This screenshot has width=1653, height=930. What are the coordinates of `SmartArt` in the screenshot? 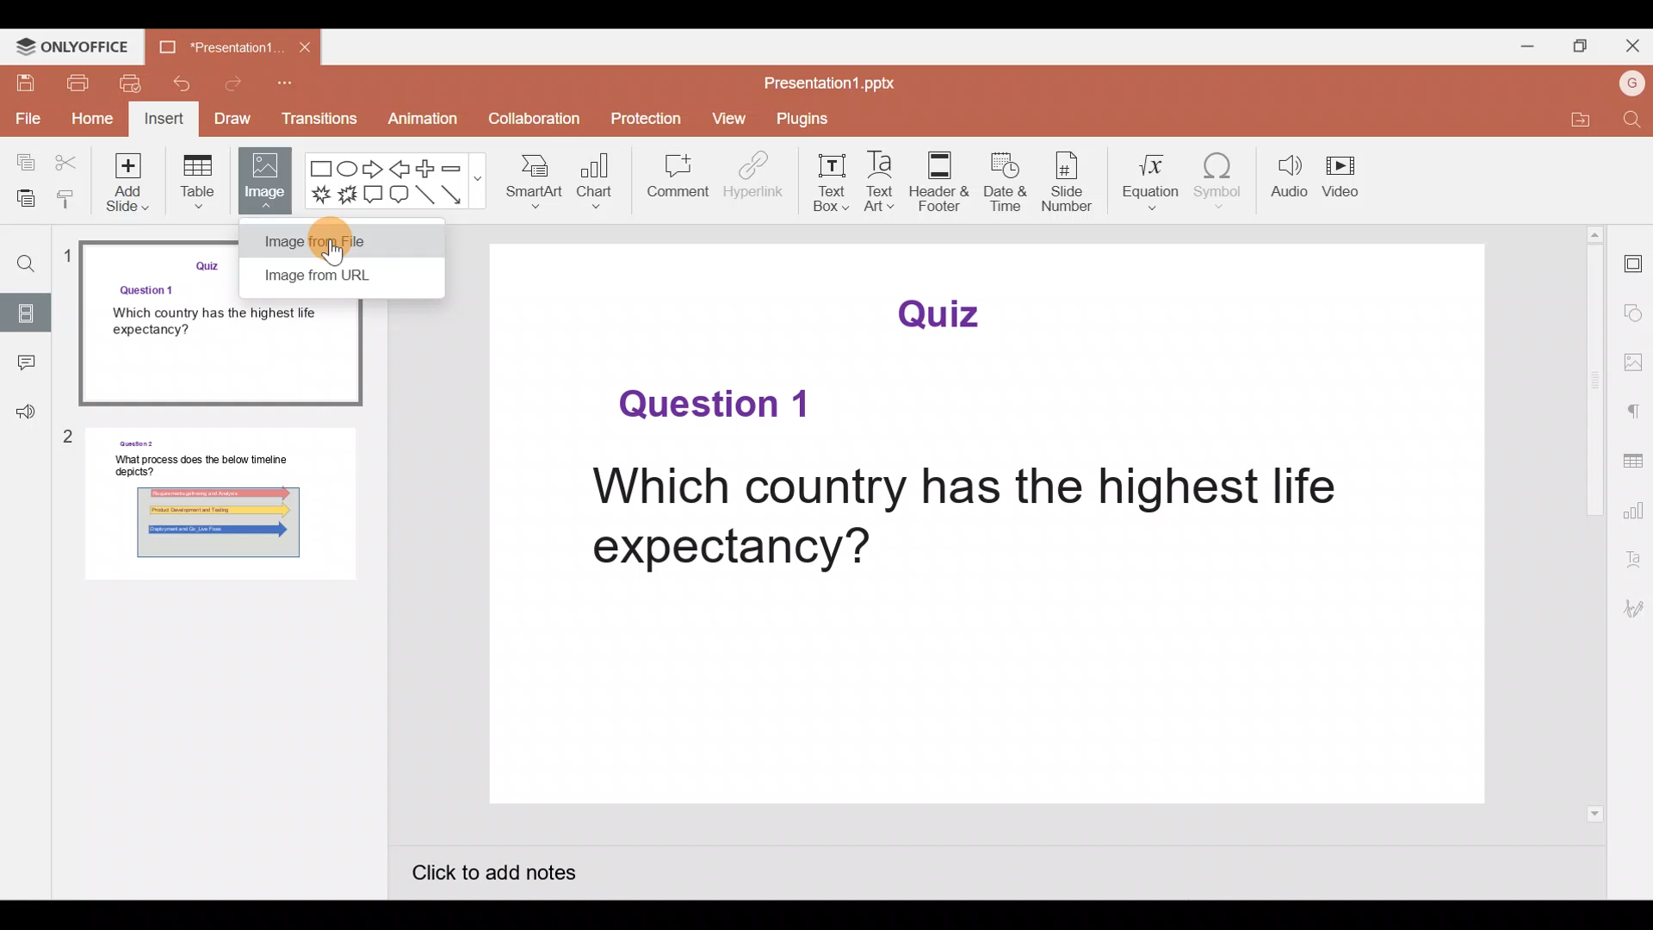 It's located at (538, 182).